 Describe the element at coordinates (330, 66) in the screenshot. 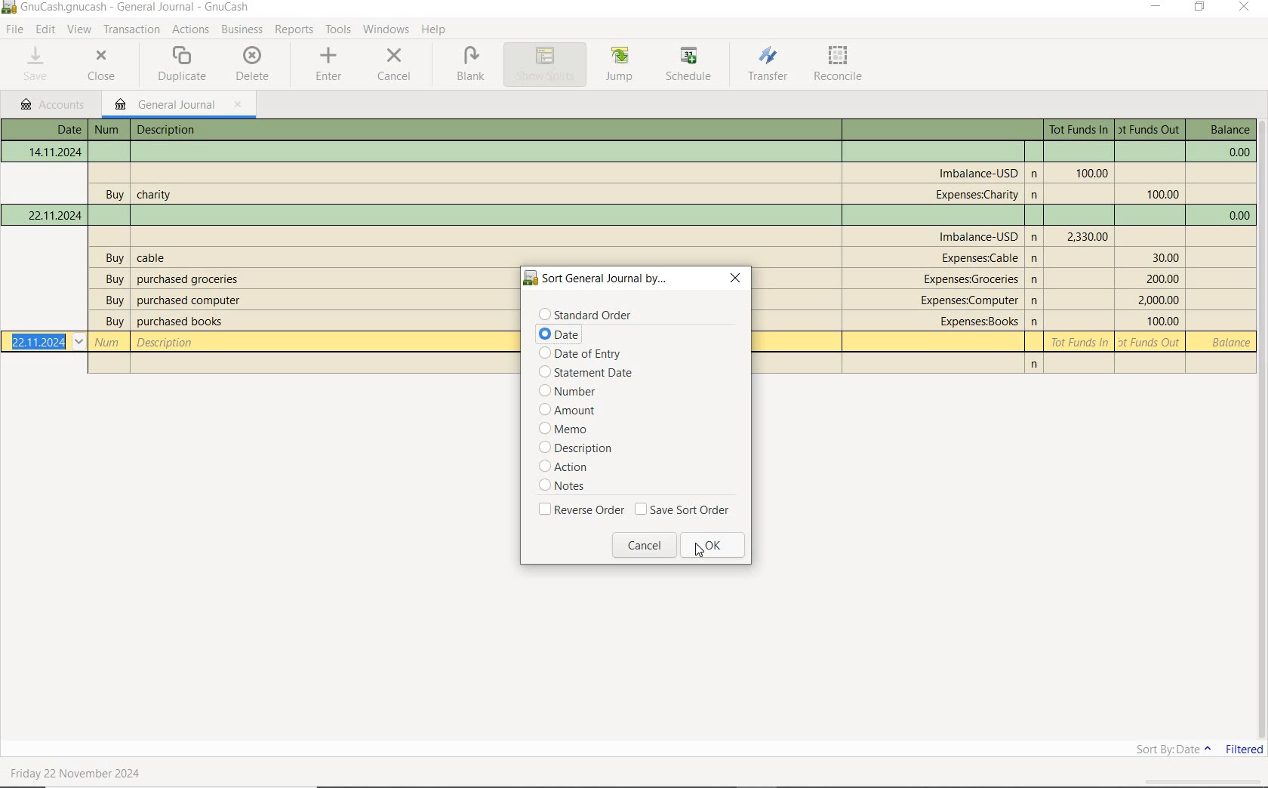

I see `ENTER` at that location.